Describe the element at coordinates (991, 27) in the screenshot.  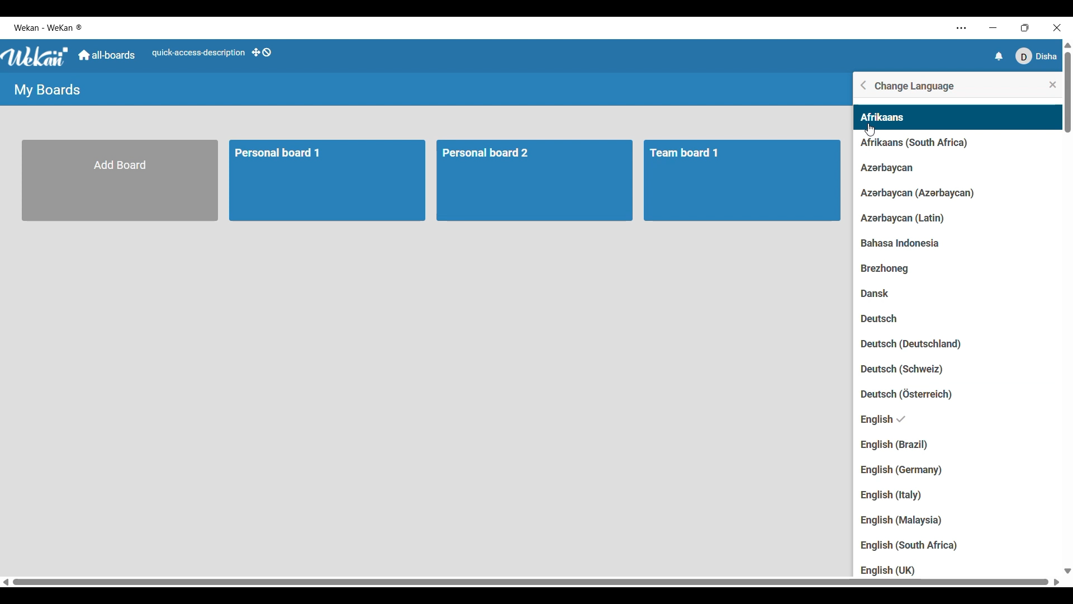
I see `Minimize` at that location.